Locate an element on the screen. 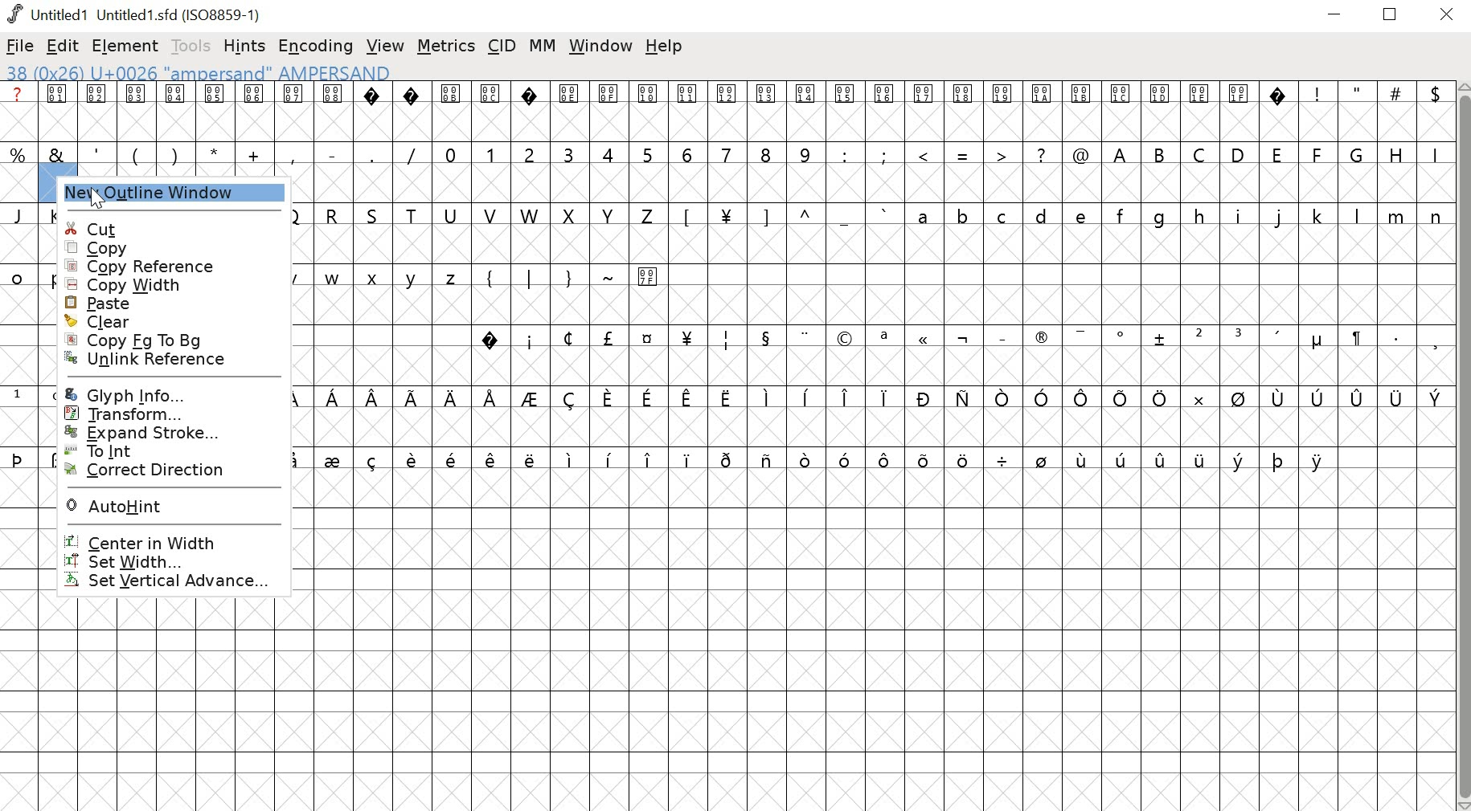  Y is located at coordinates (610, 215).